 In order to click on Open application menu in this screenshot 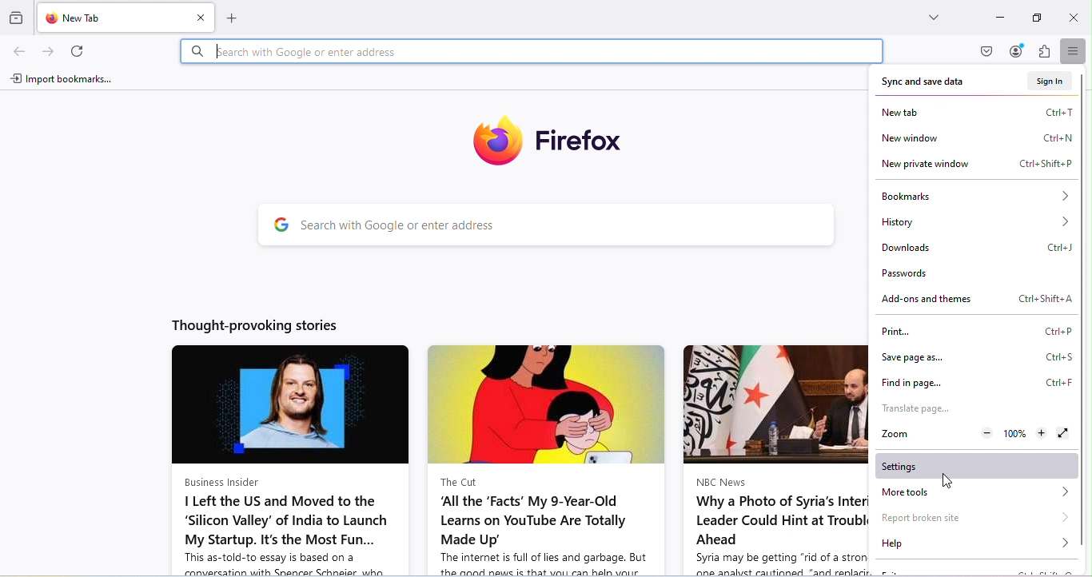, I will do `click(1071, 51)`.